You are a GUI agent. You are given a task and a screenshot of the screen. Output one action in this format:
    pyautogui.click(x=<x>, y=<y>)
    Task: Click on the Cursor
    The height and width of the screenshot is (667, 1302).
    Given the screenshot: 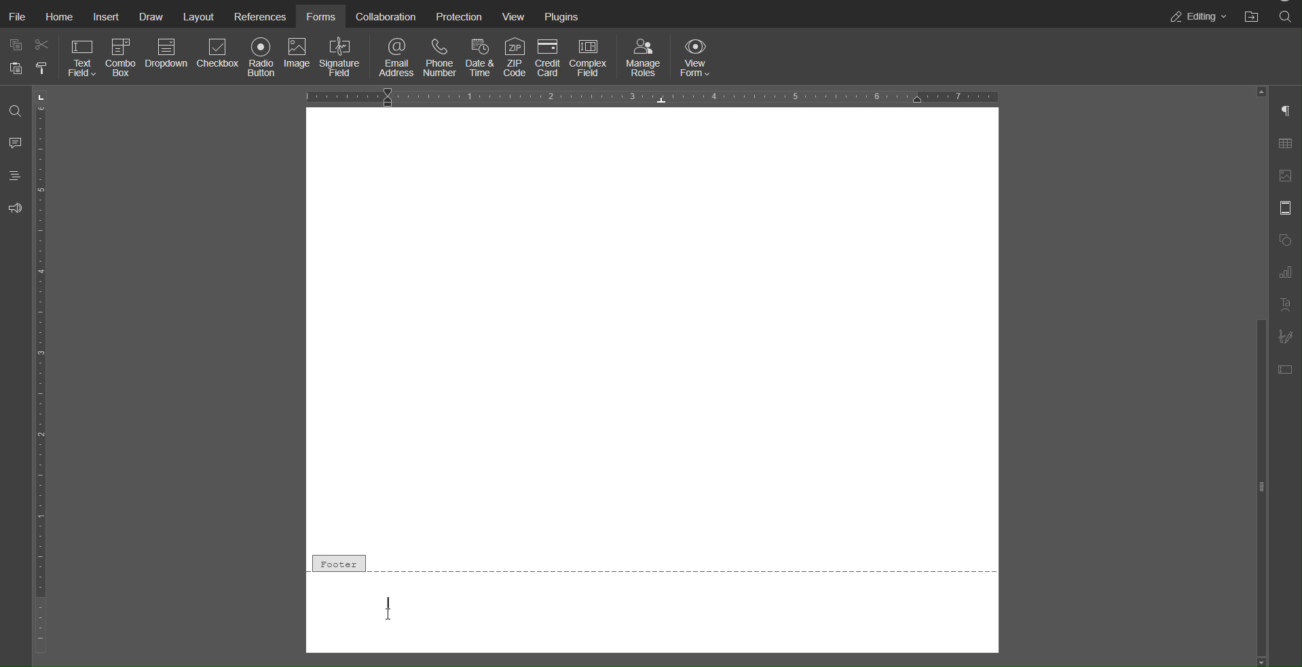 What is the action you would take?
    pyautogui.click(x=394, y=613)
    